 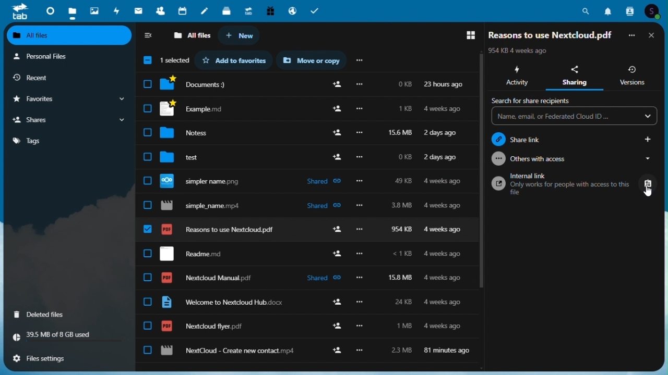 What do you see at coordinates (468, 35) in the screenshot?
I see `switch to grid view` at bounding box center [468, 35].